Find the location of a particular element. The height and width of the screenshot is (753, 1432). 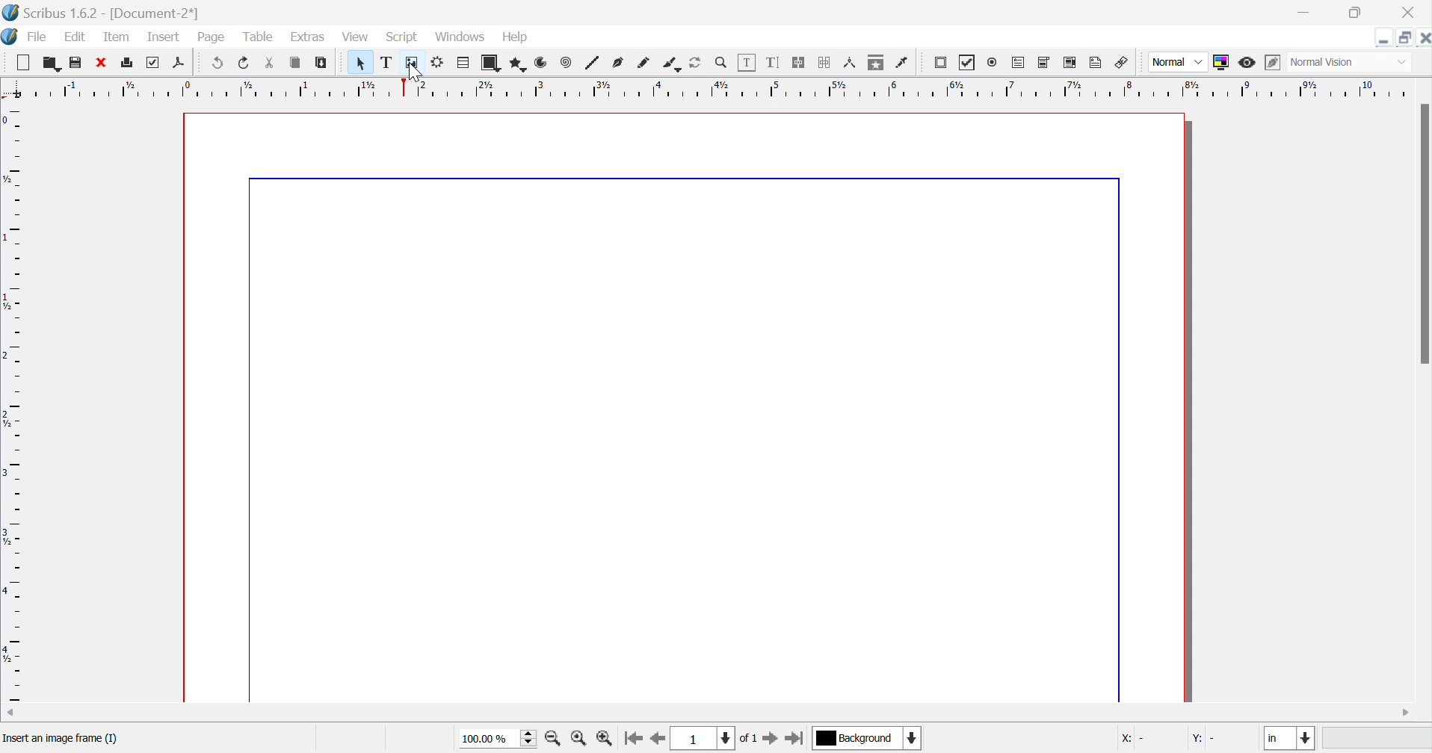

shape is located at coordinates (490, 63).